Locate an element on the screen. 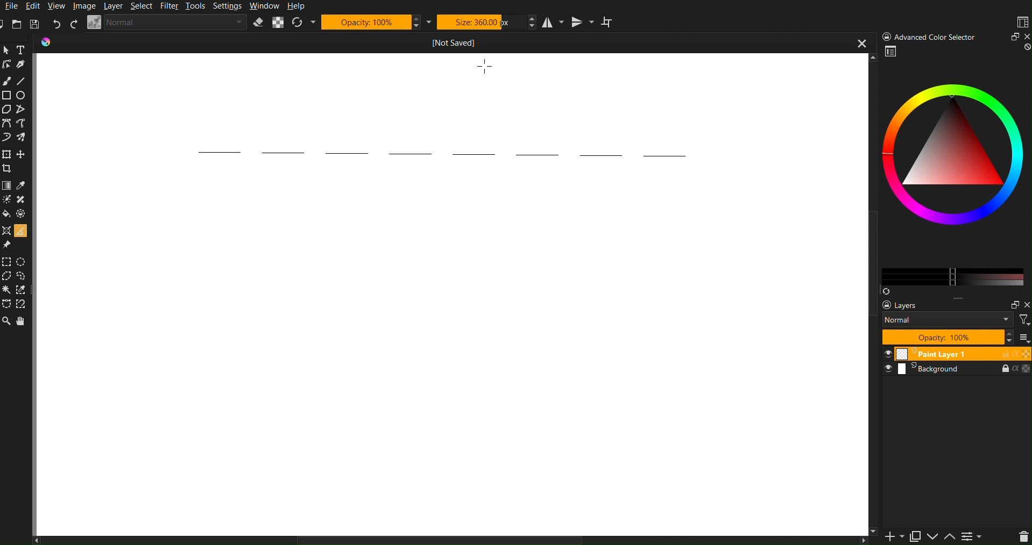 This screenshot has height=545, width=1032. Pin Tool is located at coordinates (8, 244).